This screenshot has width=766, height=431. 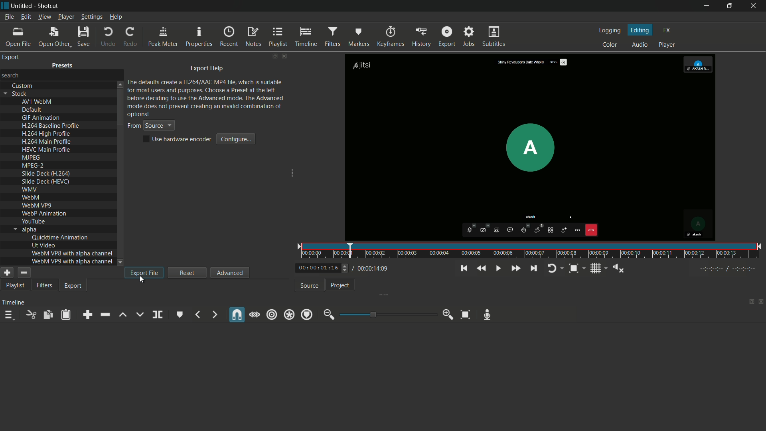 What do you see at coordinates (206, 98) in the screenshot?
I see `text` at bounding box center [206, 98].